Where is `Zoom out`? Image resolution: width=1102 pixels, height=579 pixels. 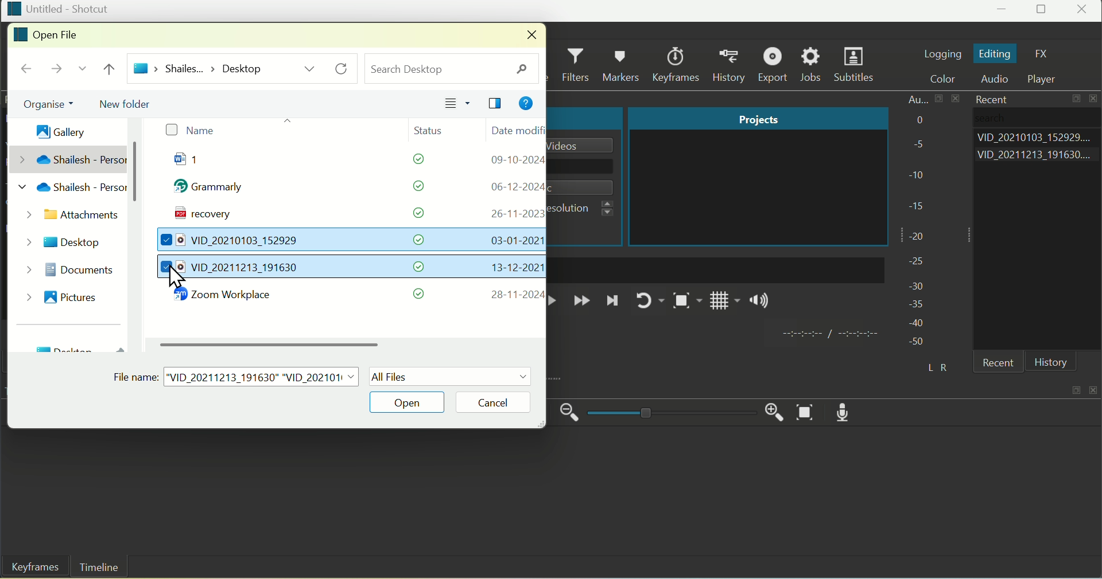 Zoom out is located at coordinates (570, 413).